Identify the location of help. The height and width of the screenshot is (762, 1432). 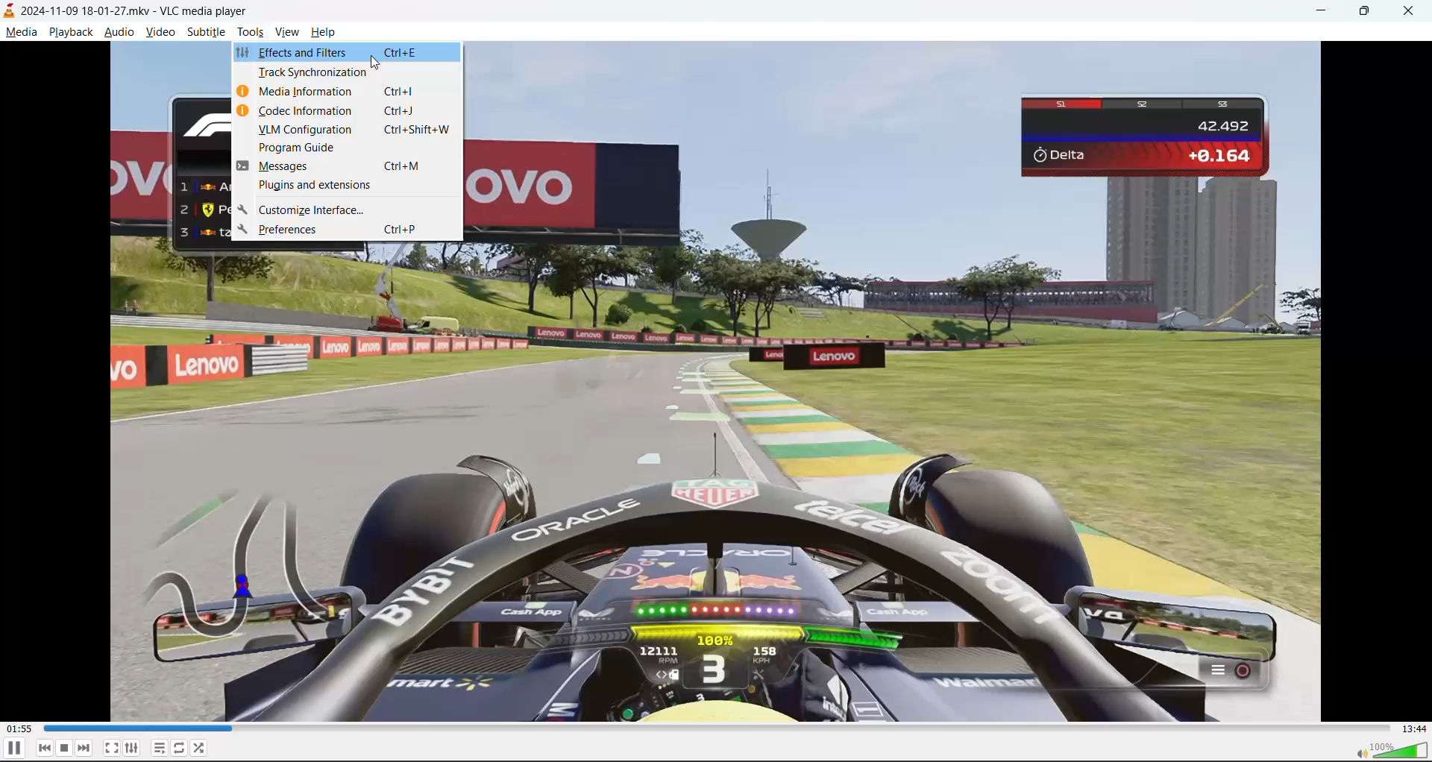
(322, 35).